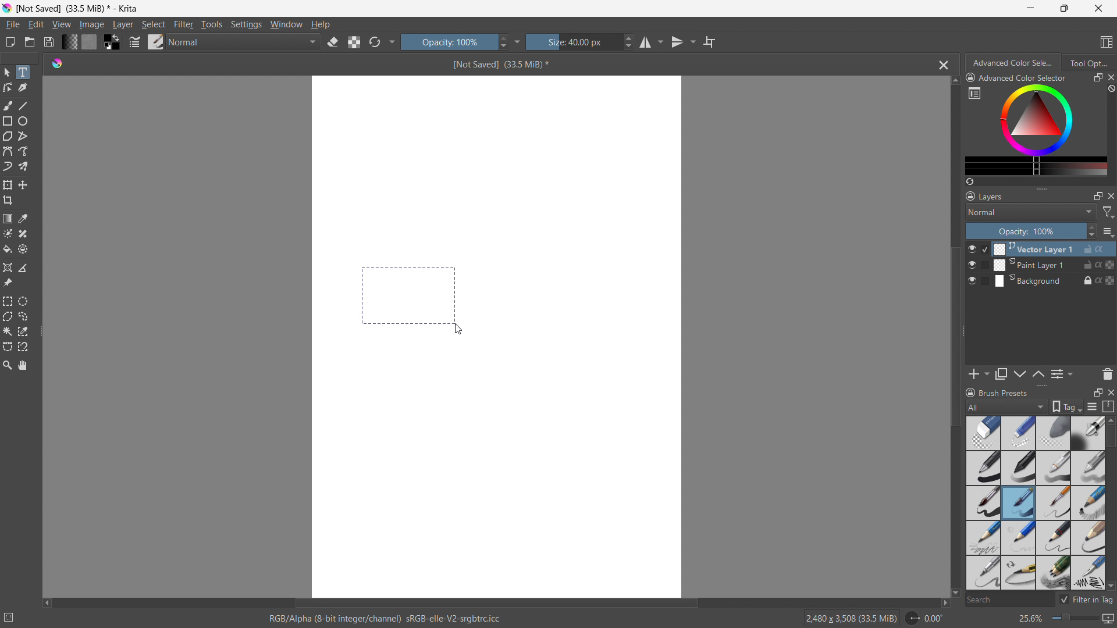 This screenshot has height=628, width=1117. What do you see at coordinates (974, 92) in the screenshot?
I see `more settings` at bounding box center [974, 92].